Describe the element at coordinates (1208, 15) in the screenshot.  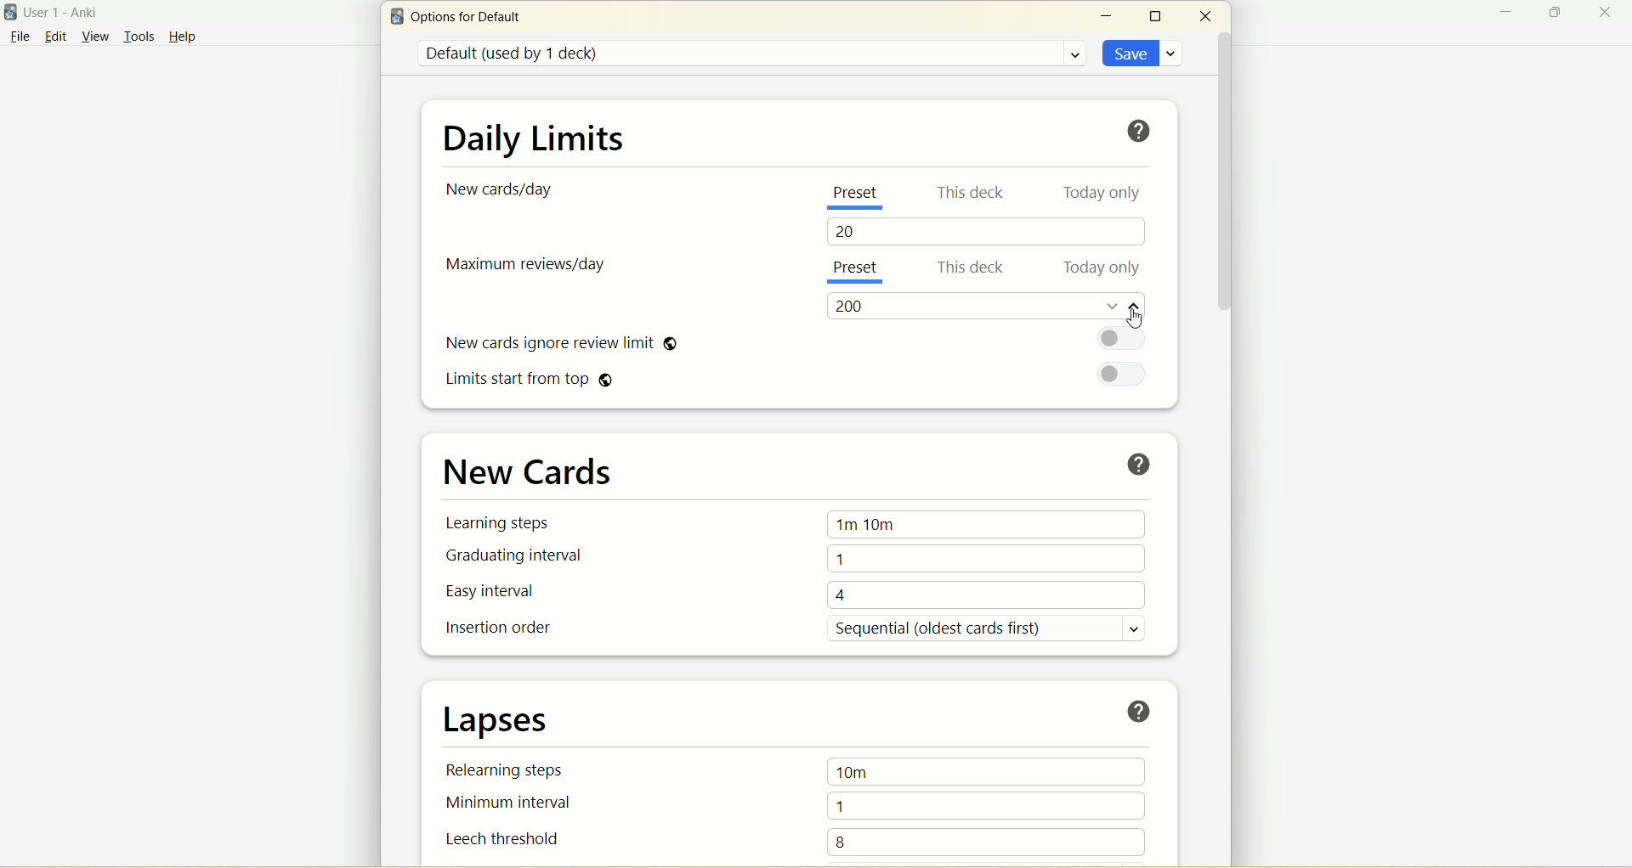
I see `close` at that location.